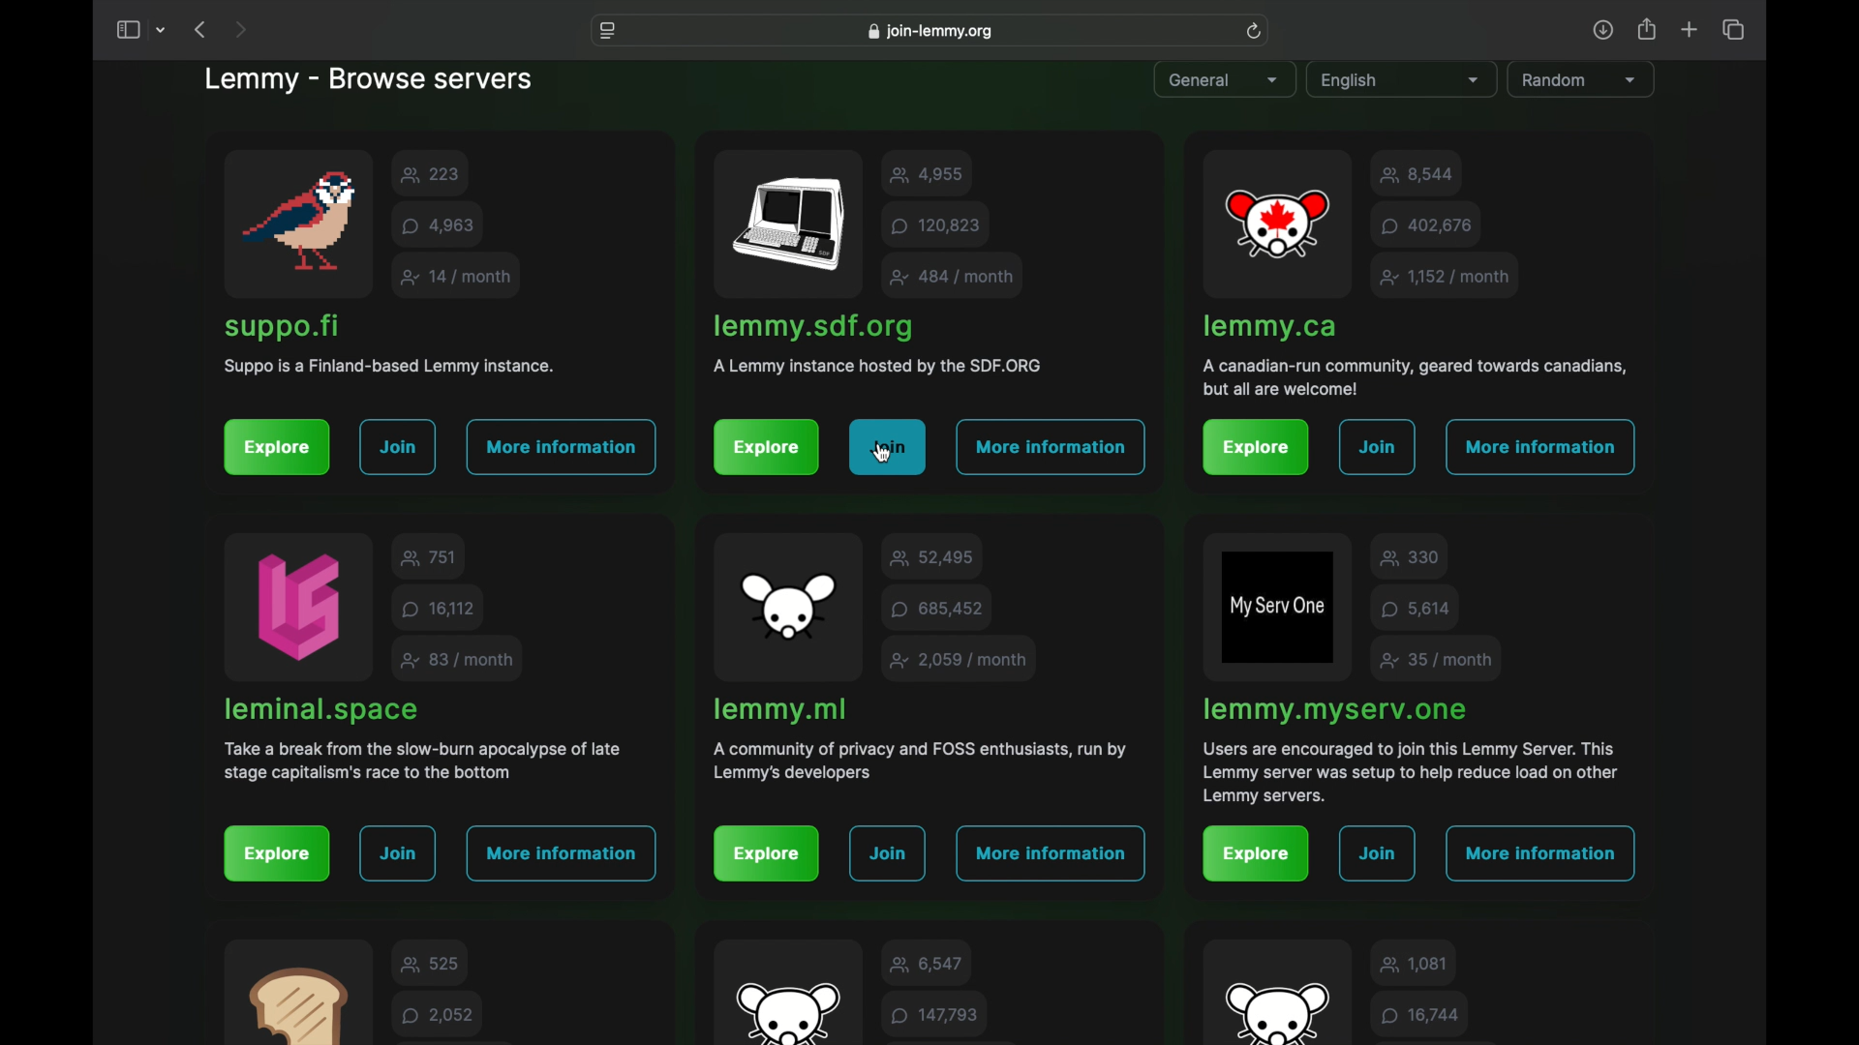 This screenshot has width=1859, height=1045. Describe the element at coordinates (767, 448) in the screenshot. I see `explore` at that location.